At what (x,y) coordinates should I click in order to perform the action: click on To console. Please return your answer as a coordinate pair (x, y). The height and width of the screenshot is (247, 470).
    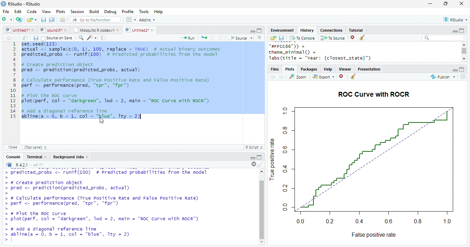
    Looking at the image, I should click on (302, 38).